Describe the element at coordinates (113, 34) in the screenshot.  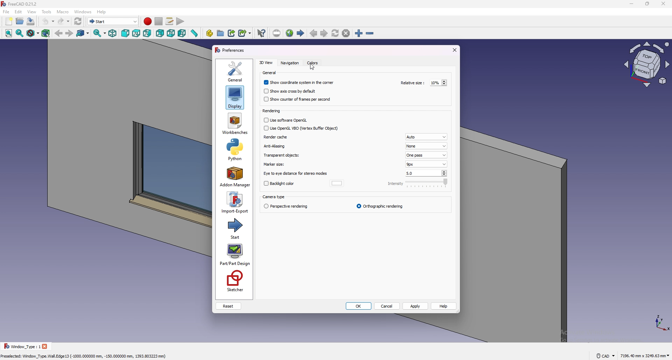
I see `isometric` at that location.